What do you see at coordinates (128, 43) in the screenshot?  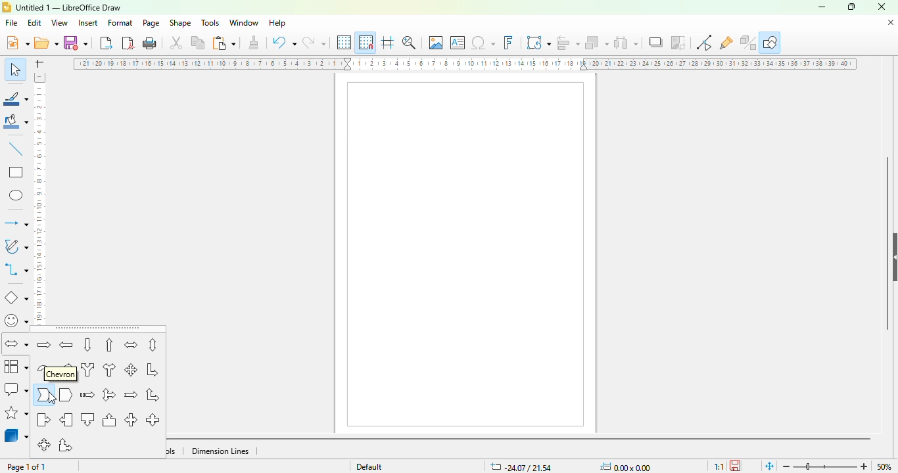 I see `export directly as PDF` at bounding box center [128, 43].